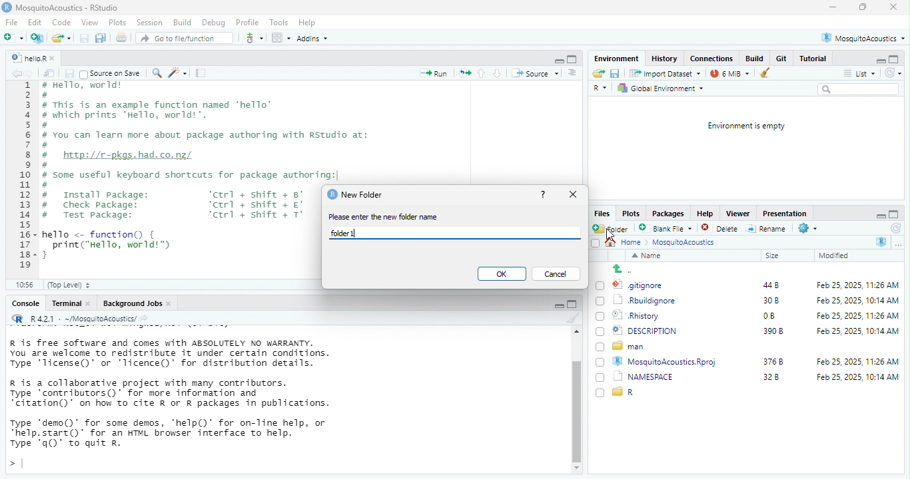 The image size is (910, 479). Describe the element at coordinates (85, 38) in the screenshot. I see `save current document` at that location.